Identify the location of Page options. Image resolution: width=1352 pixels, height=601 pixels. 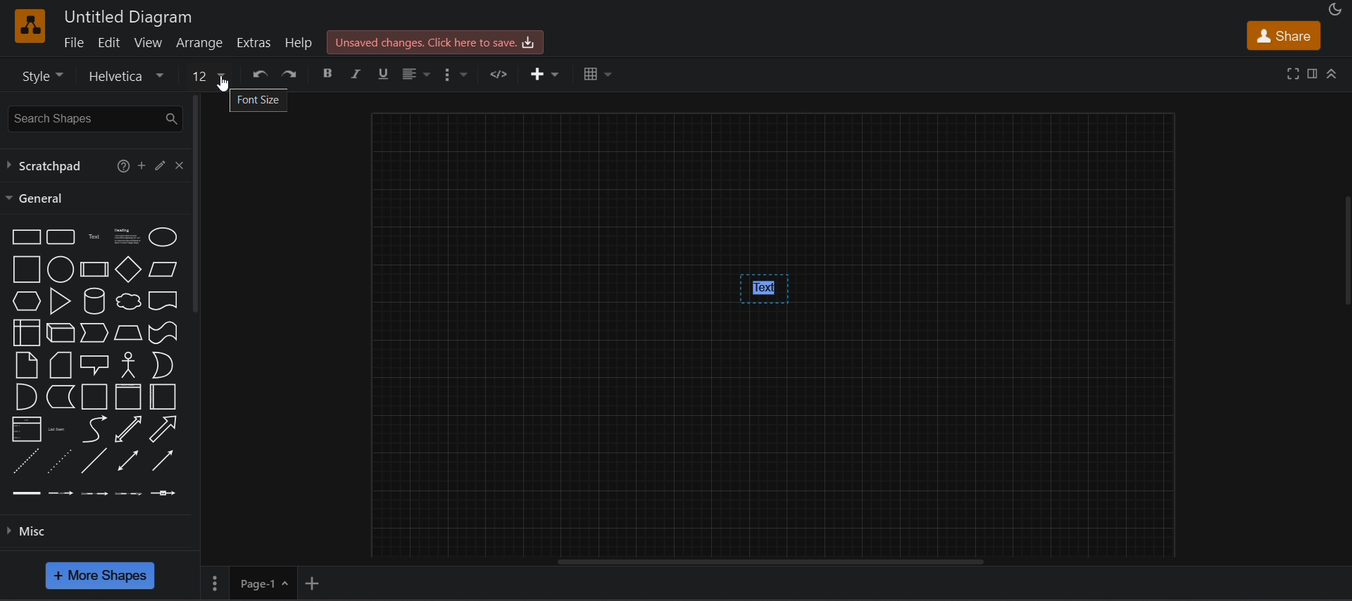
(284, 583).